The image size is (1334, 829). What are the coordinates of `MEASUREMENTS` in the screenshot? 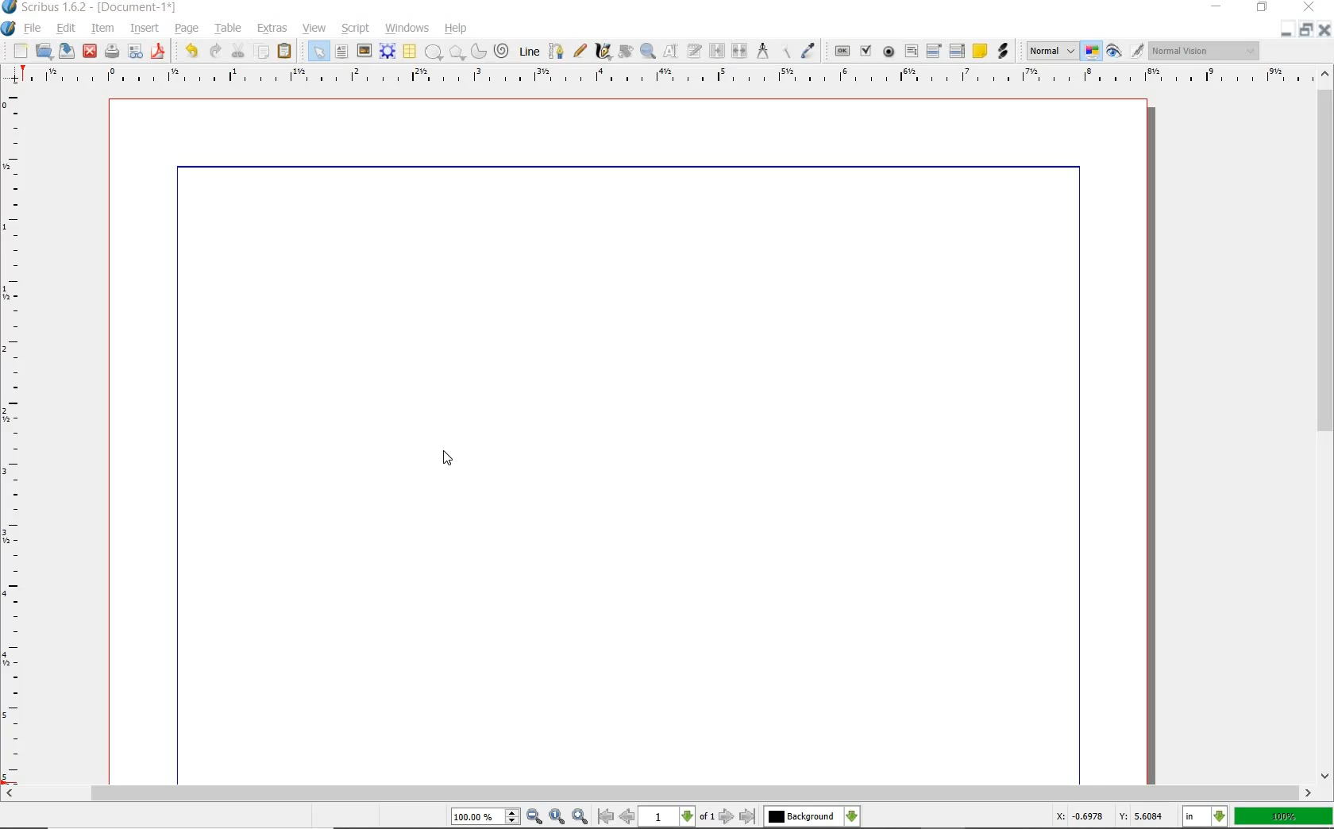 It's located at (762, 52).